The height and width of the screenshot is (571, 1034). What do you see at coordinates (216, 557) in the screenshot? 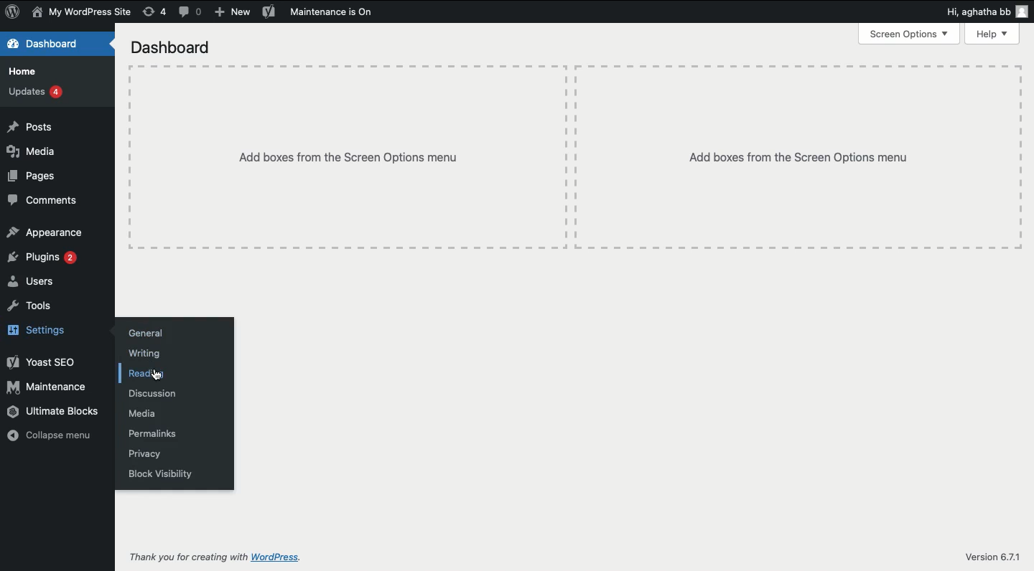
I see `thank you for creating with wordpress` at bounding box center [216, 557].